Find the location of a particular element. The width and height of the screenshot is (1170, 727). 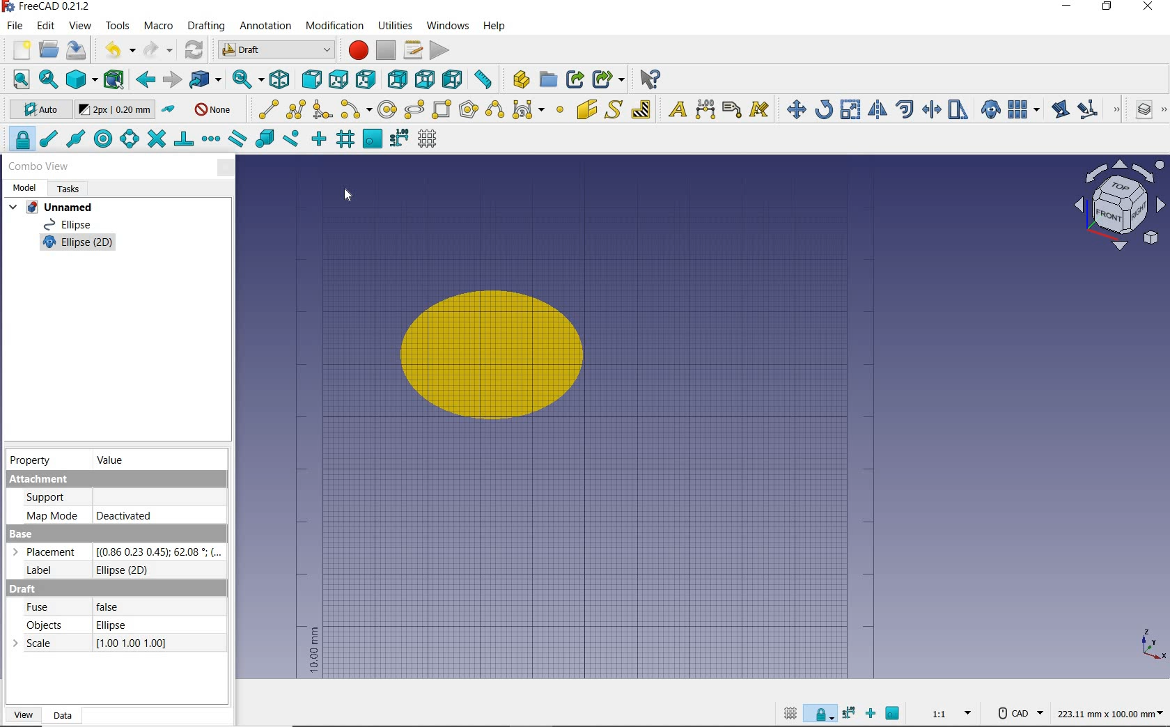

set scale is located at coordinates (947, 714).